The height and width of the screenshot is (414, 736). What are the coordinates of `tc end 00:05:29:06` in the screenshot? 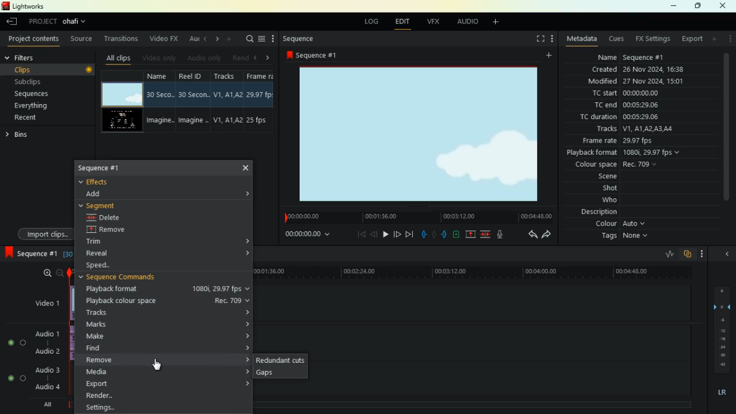 It's located at (628, 105).